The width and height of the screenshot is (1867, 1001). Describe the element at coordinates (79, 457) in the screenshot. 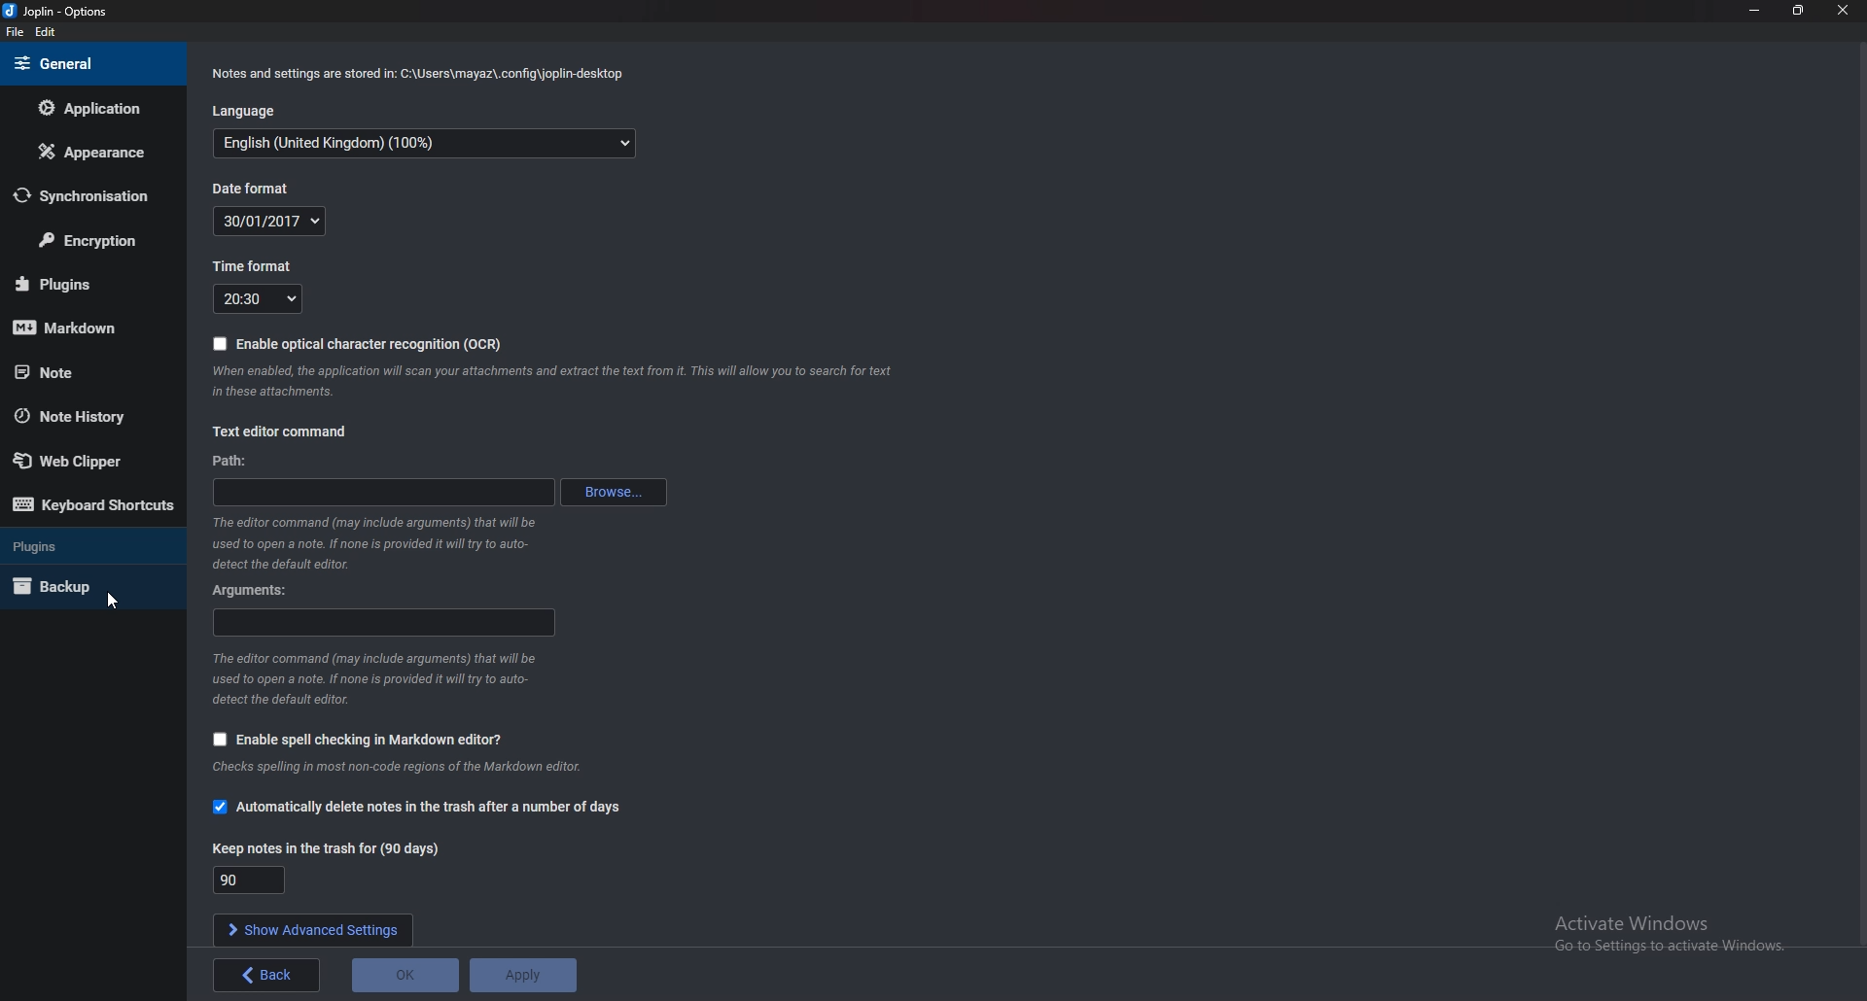

I see `Web Clipper` at that location.